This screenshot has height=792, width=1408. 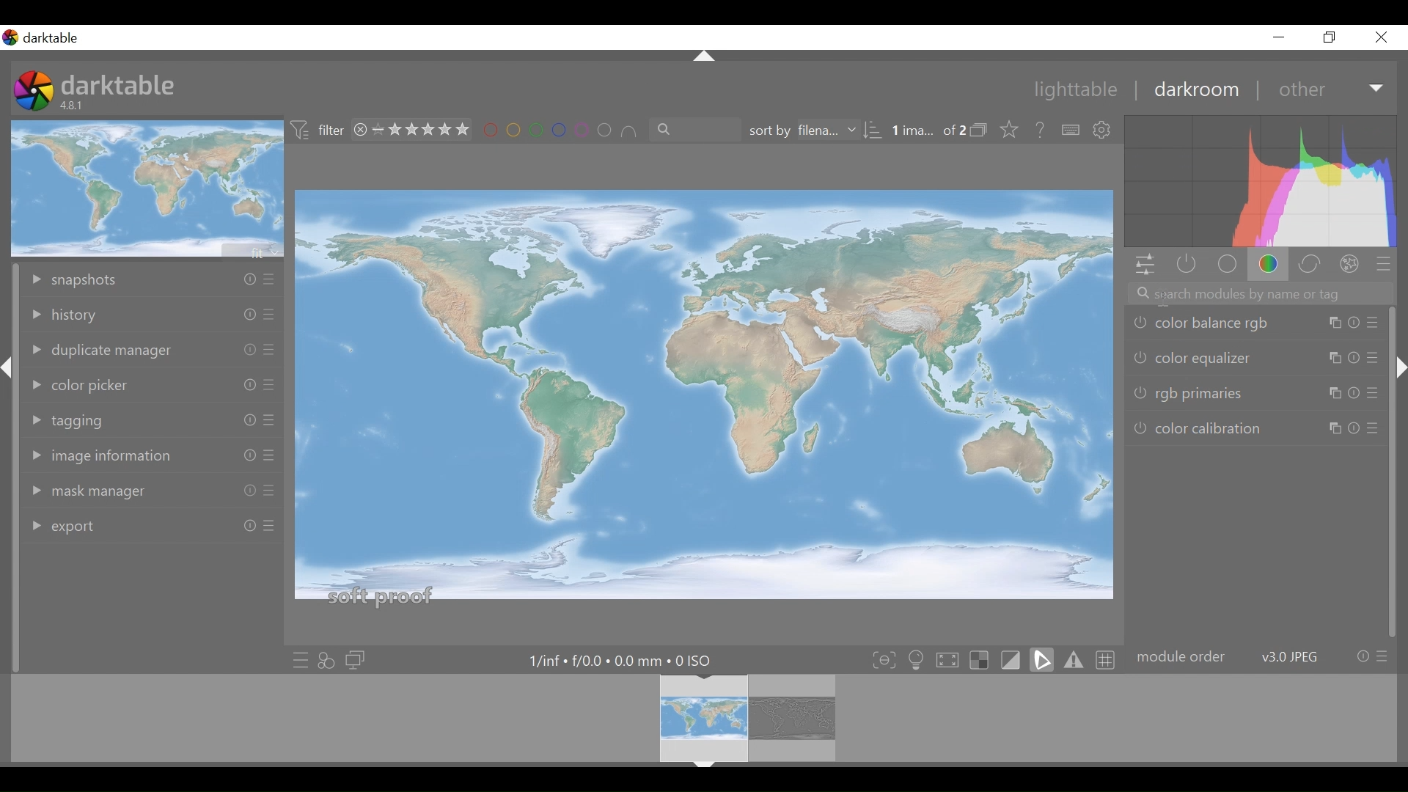 What do you see at coordinates (1350, 265) in the screenshot?
I see `effect` at bounding box center [1350, 265].